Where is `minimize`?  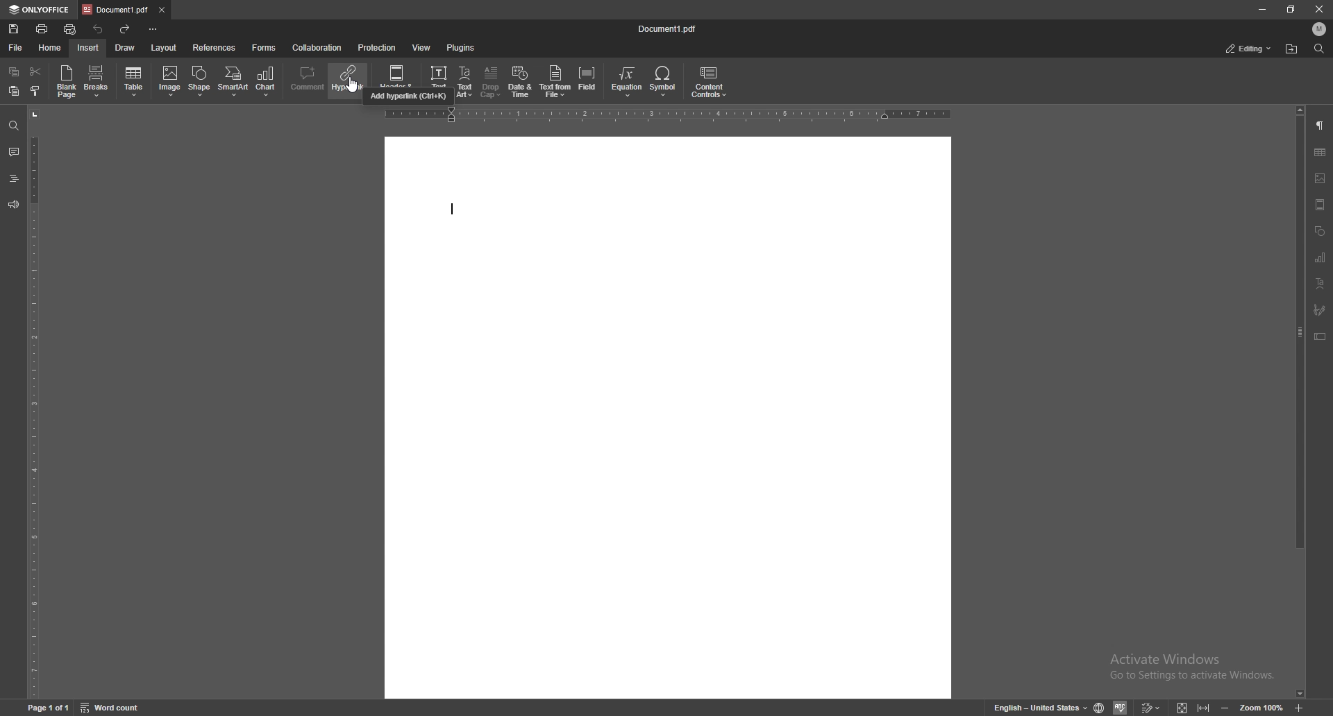
minimize is located at coordinates (1262, 8).